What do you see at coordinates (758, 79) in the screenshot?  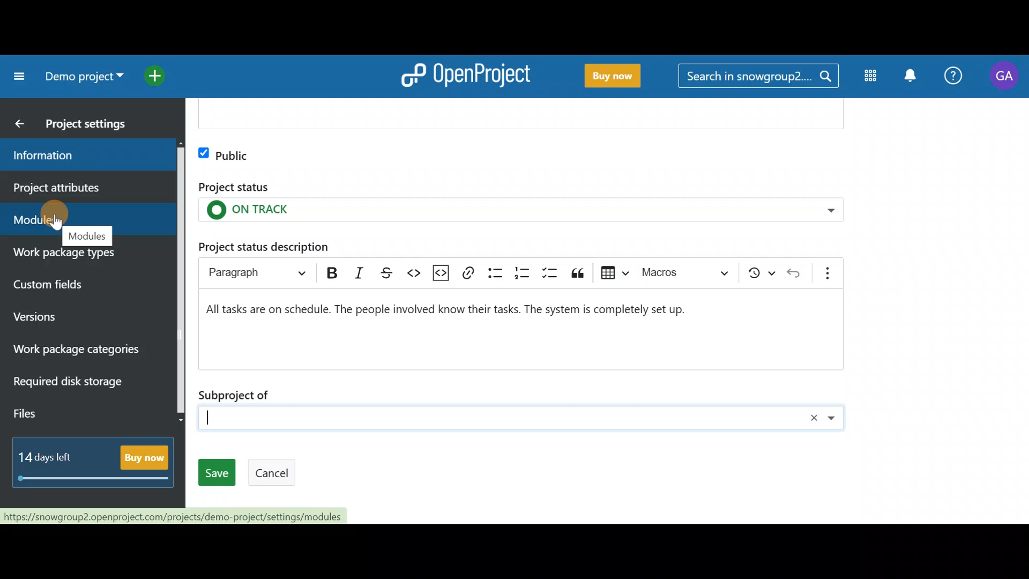 I see `Search bar` at bounding box center [758, 79].